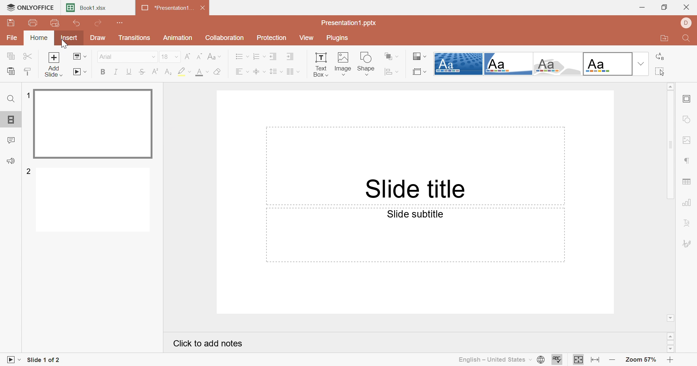 The image size is (697, 366). What do you see at coordinates (673, 145) in the screenshot?
I see `Scroll Bar` at bounding box center [673, 145].